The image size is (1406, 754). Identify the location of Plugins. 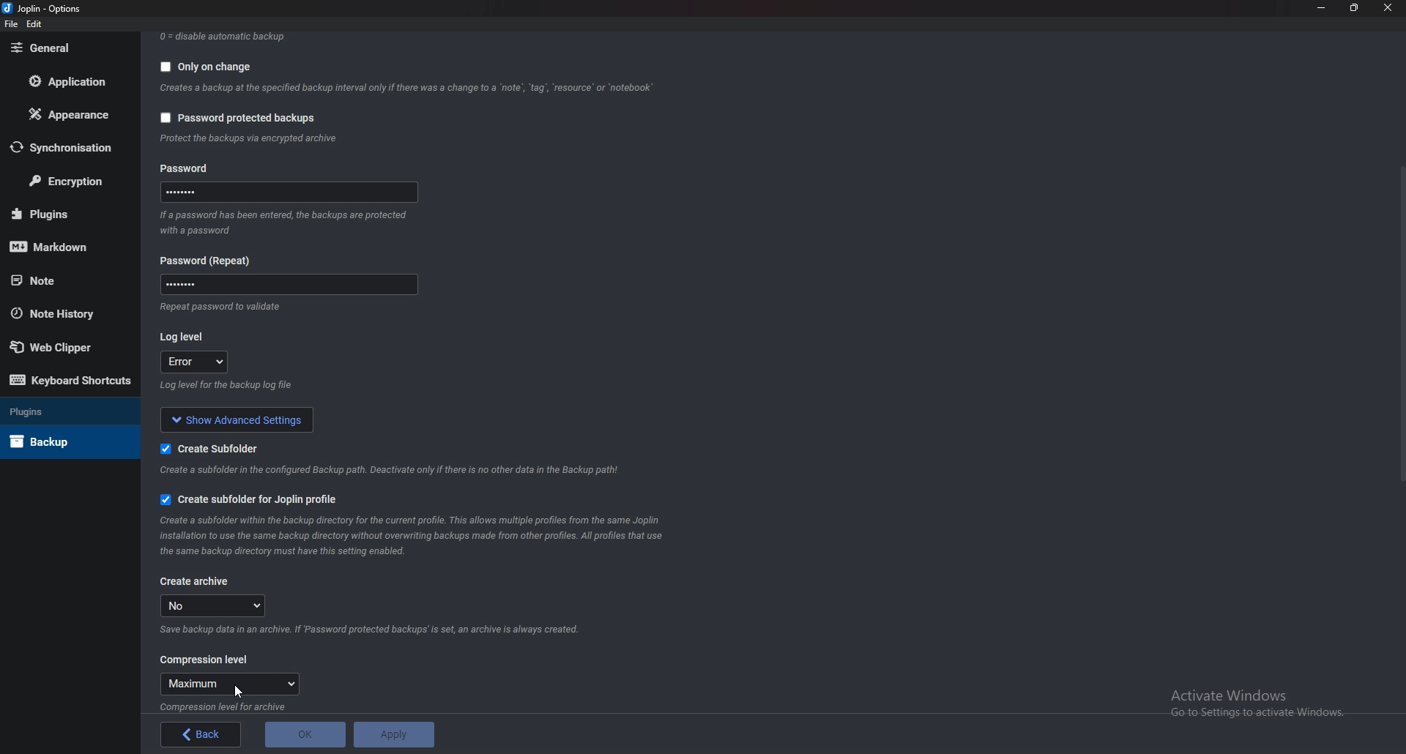
(66, 213).